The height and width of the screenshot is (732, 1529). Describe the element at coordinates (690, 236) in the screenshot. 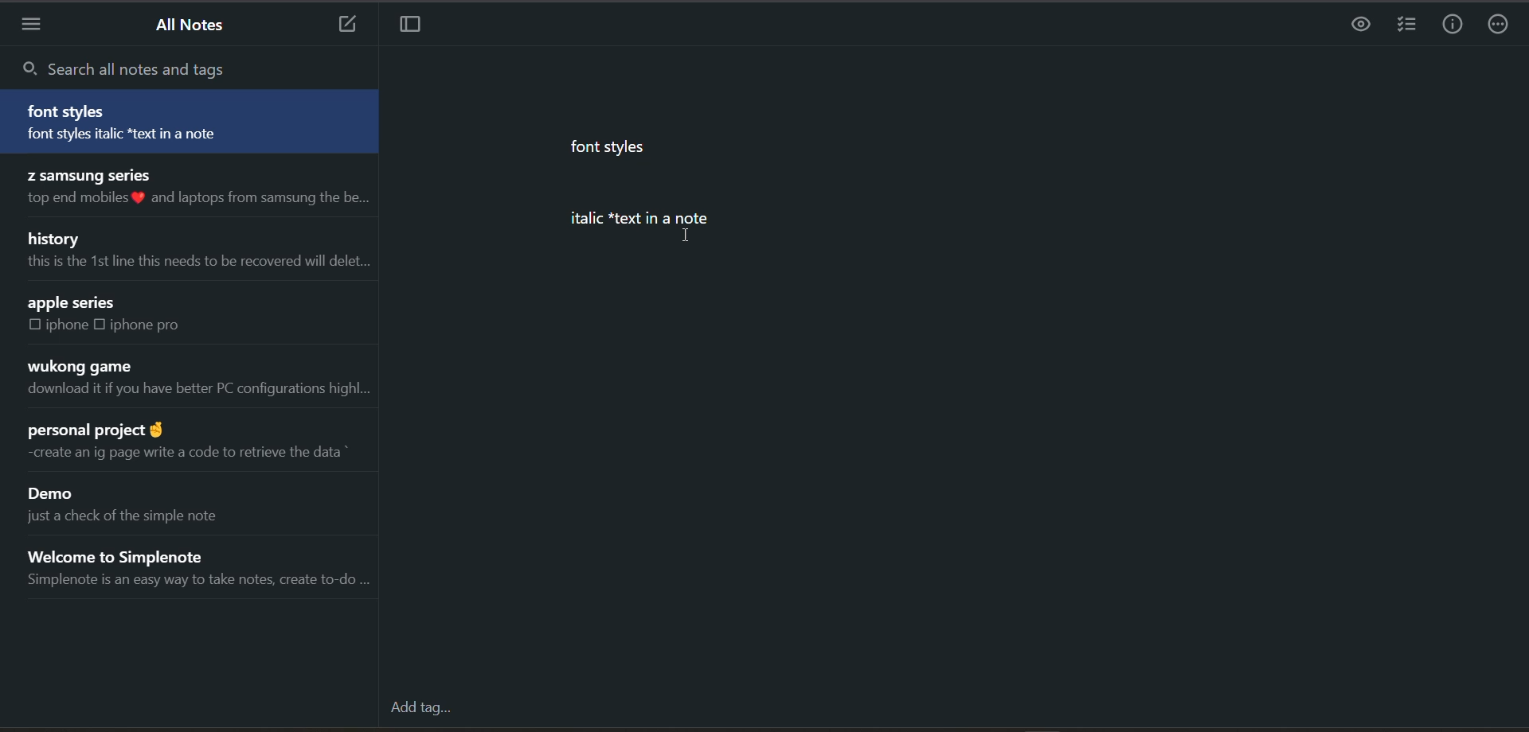

I see `cursor` at that location.